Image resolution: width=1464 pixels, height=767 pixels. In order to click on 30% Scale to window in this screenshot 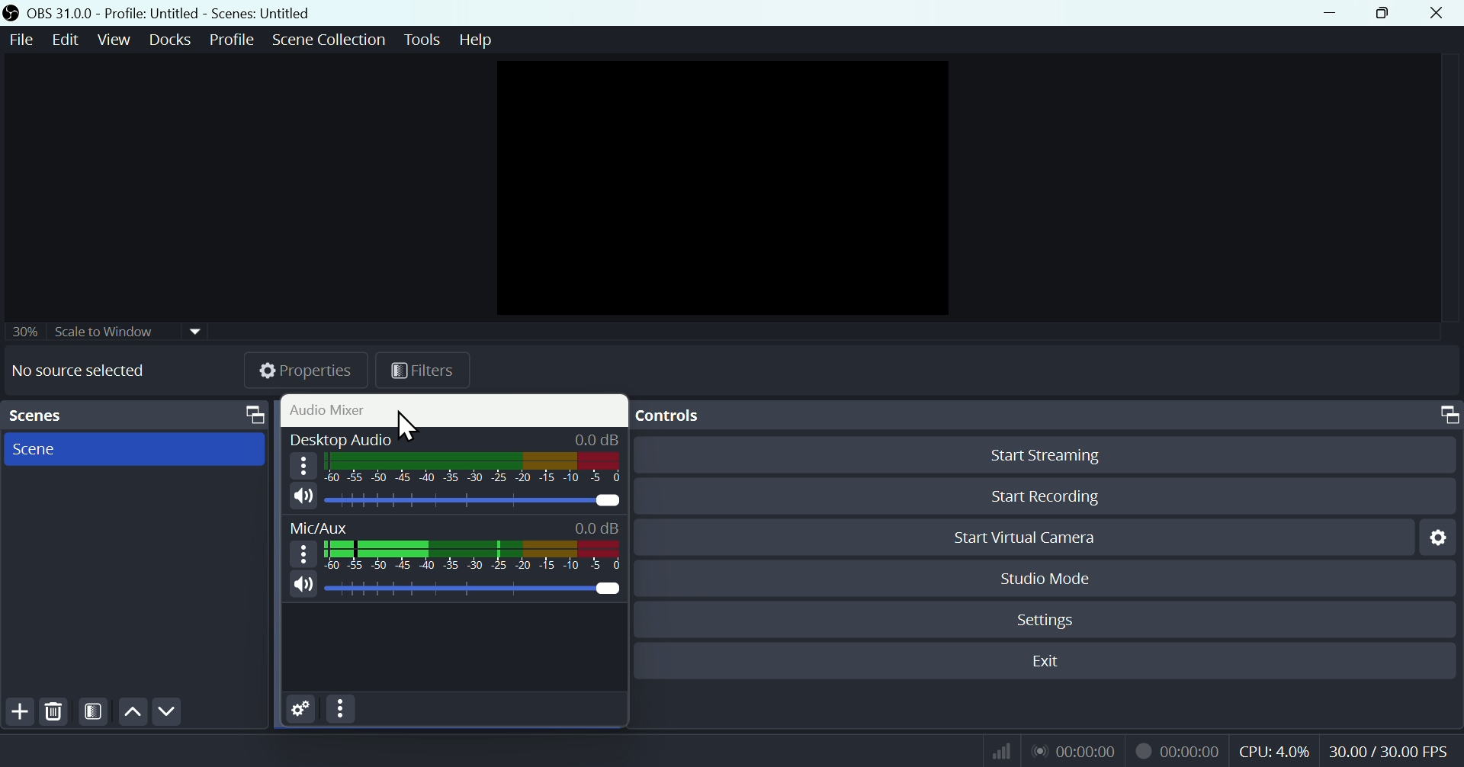, I will do `click(110, 334)`.